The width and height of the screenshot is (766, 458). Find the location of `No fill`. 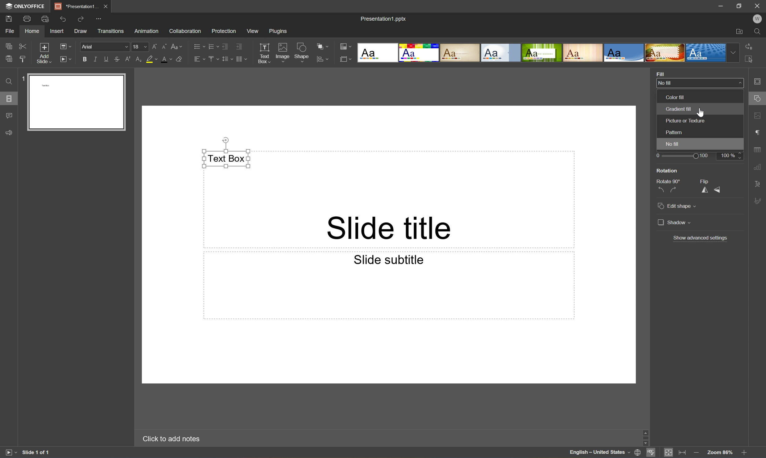

No fill is located at coordinates (700, 83).